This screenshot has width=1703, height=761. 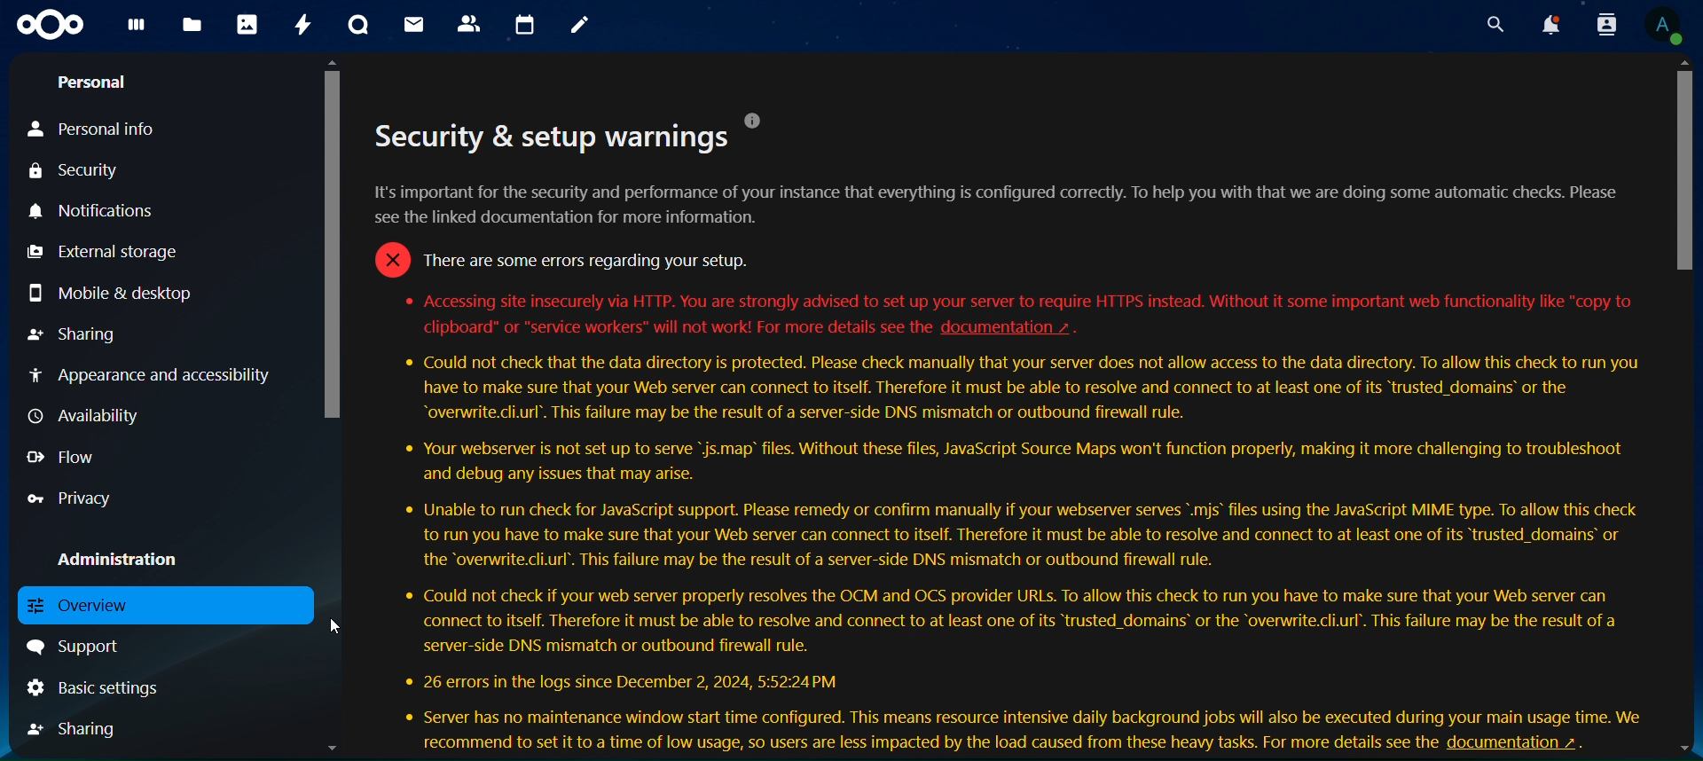 What do you see at coordinates (84, 608) in the screenshot?
I see `overview` at bounding box center [84, 608].